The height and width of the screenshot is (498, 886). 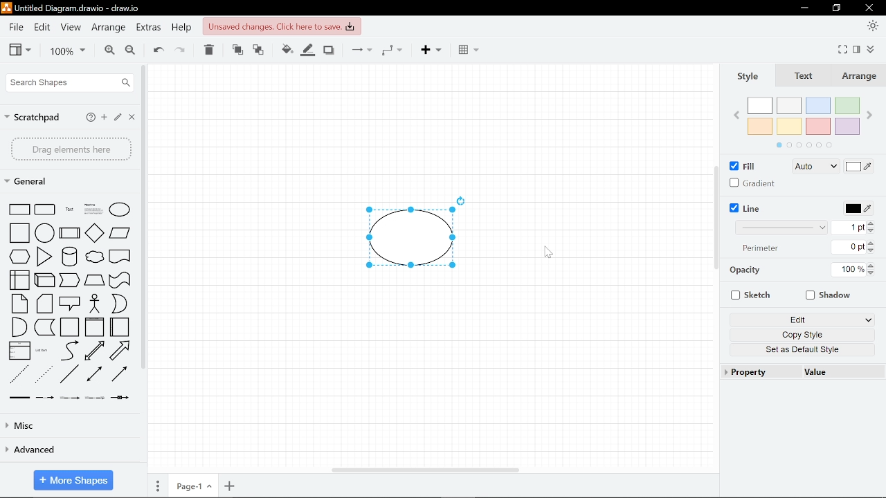 What do you see at coordinates (69, 233) in the screenshot?
I see `process` at bounding box center [69, 233].